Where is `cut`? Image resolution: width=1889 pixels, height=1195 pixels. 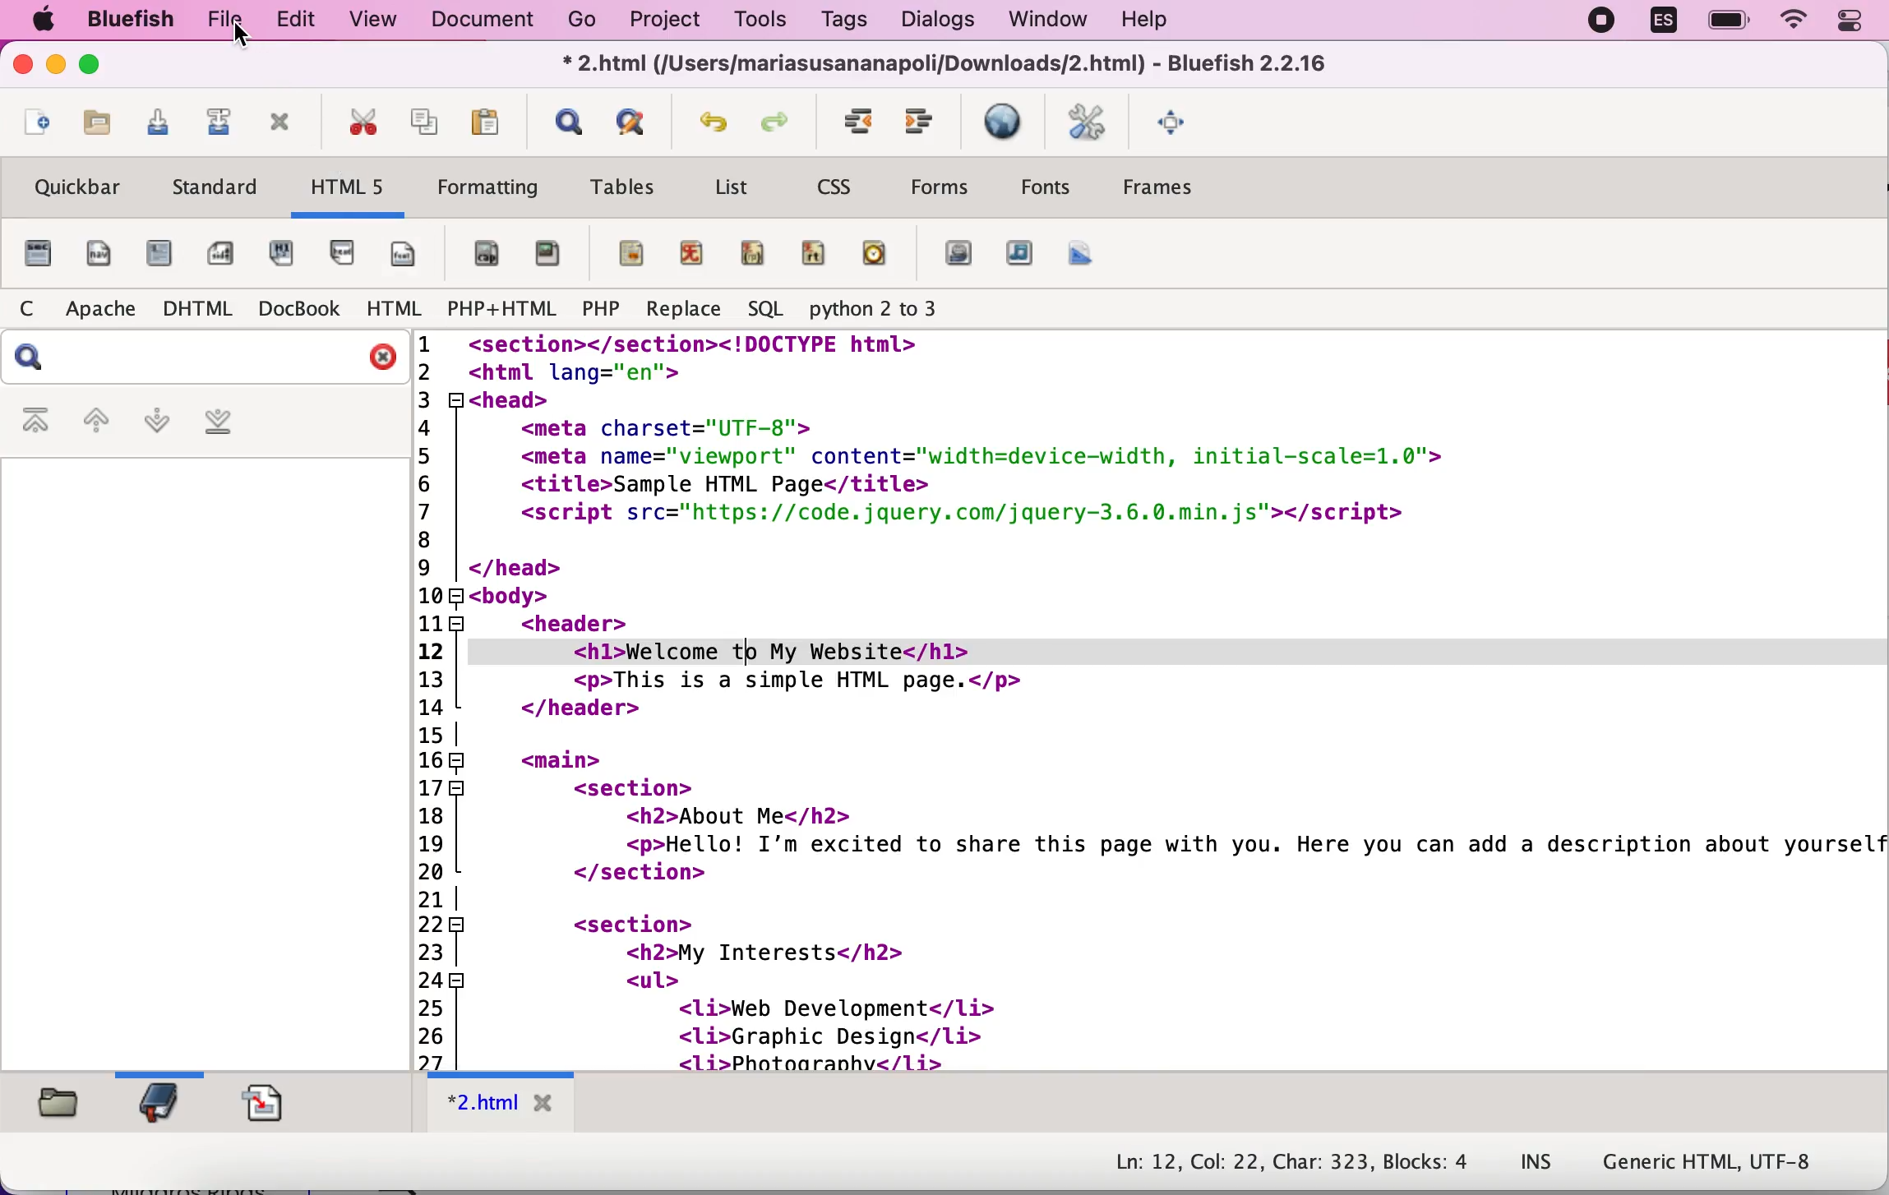
cut is located at coordinates (354, 123).